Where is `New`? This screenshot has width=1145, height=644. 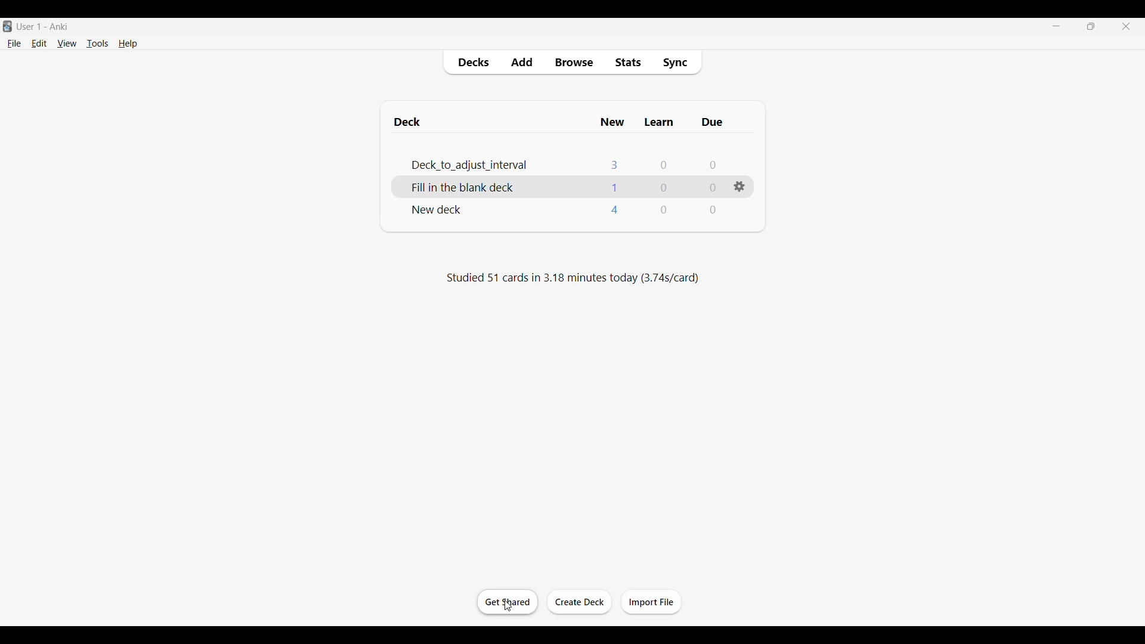 New is located at coordinates (612, 124).